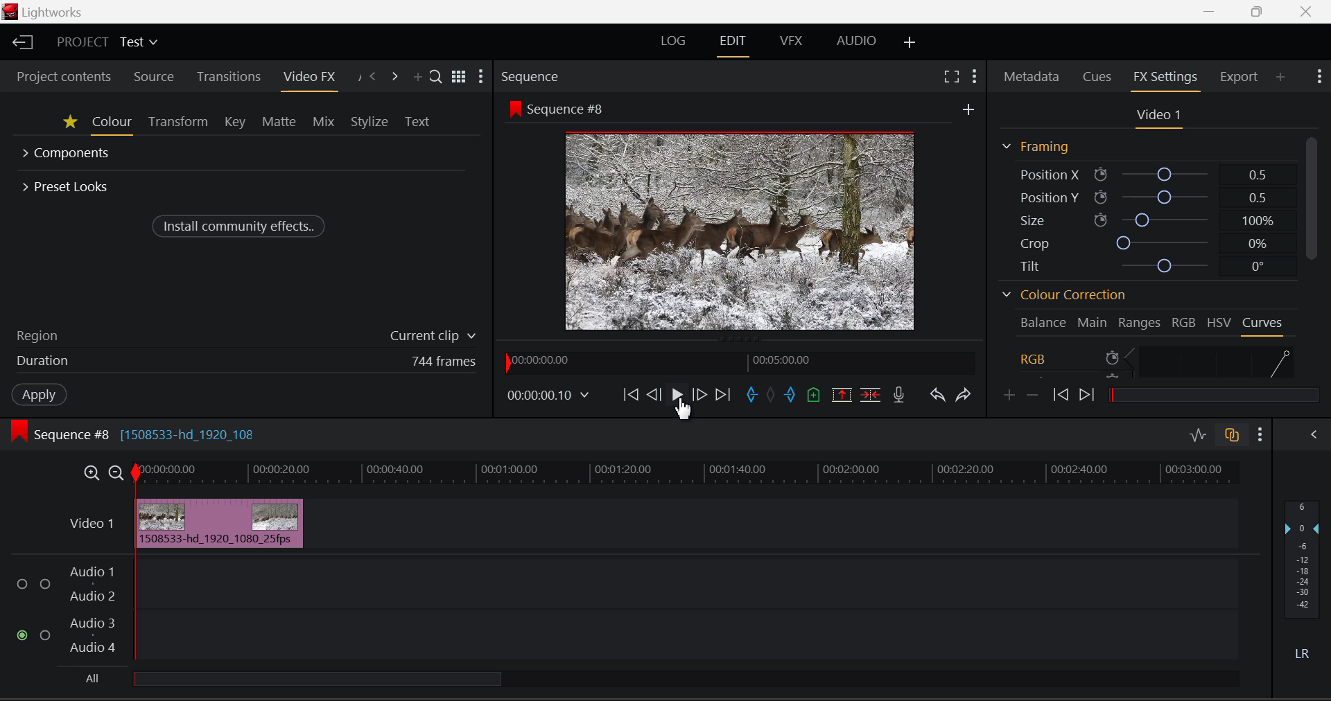 This screenshot has width=1331, height=701. Describe the element at coordinates (1031, 78) in the screenshot. I see `Metadata Tab` at that location.